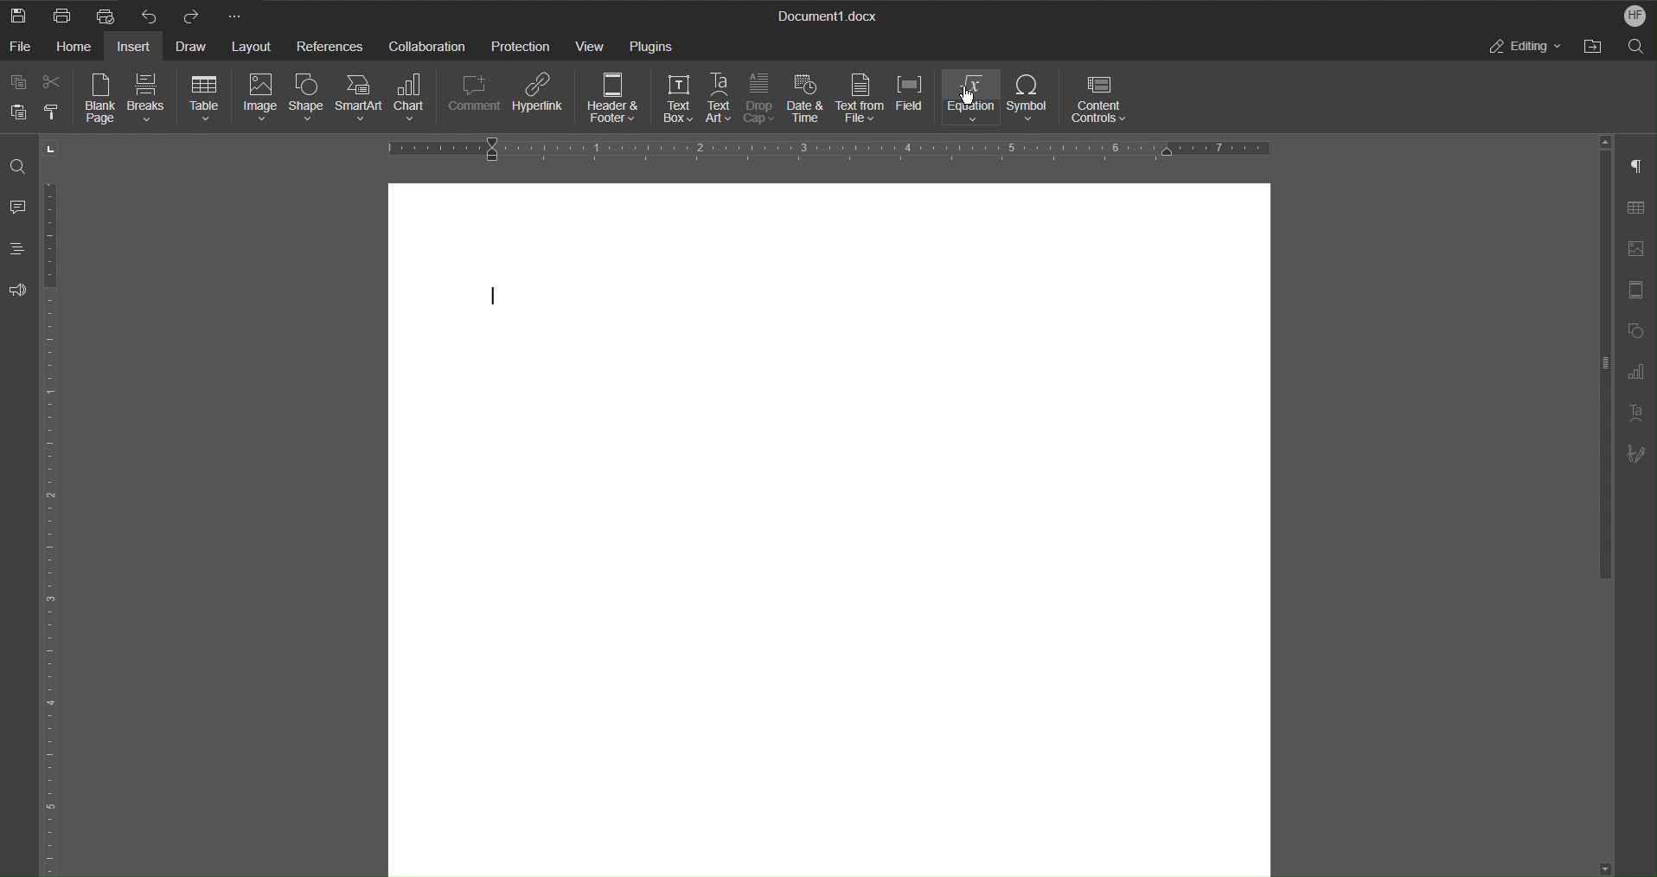 This screenshot has width=1657, height=877. Describe the element at coordinates (1633, 15) in the screenshot. I see `Account` at that location.